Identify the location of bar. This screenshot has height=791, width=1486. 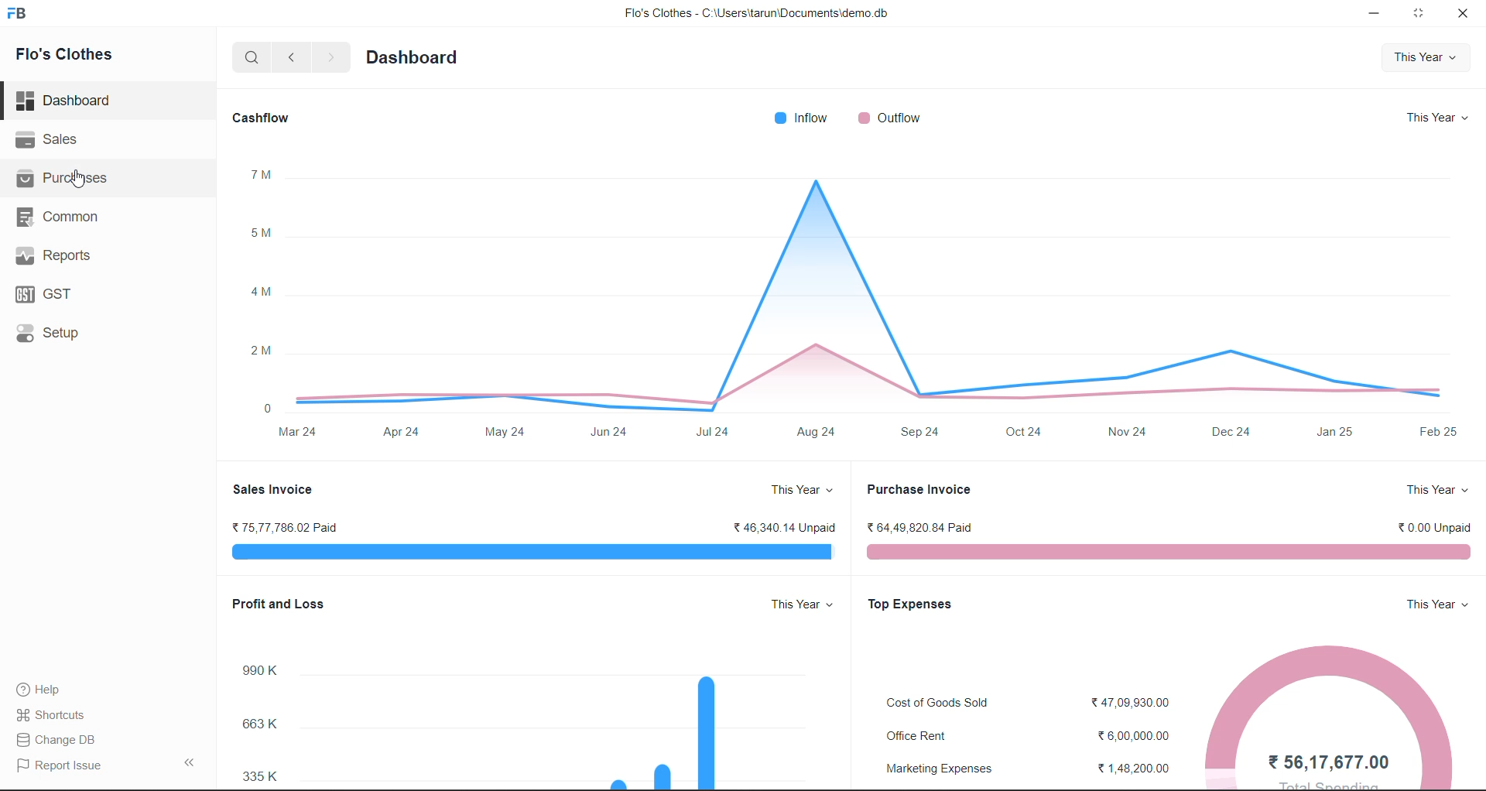
(532, 550).